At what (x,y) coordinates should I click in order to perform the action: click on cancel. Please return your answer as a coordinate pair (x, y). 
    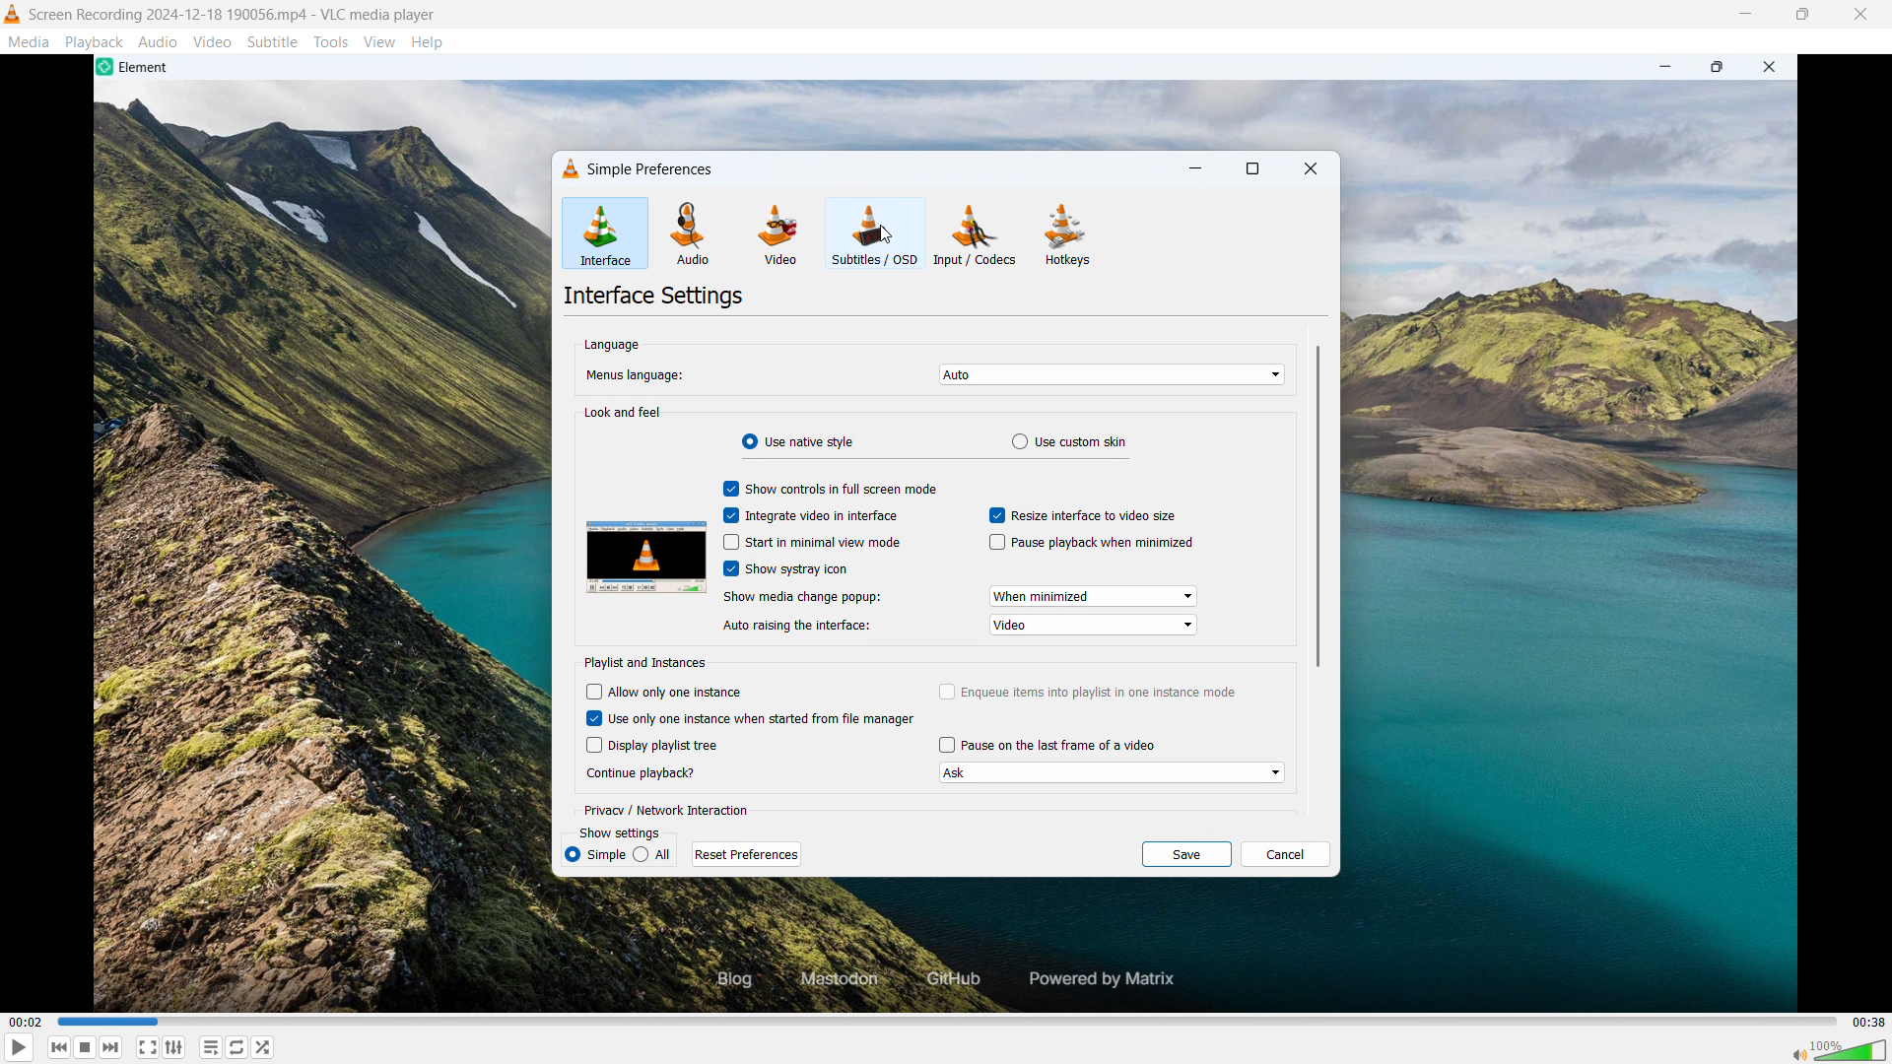
    Looking at the image, I should click on (1287, 854).